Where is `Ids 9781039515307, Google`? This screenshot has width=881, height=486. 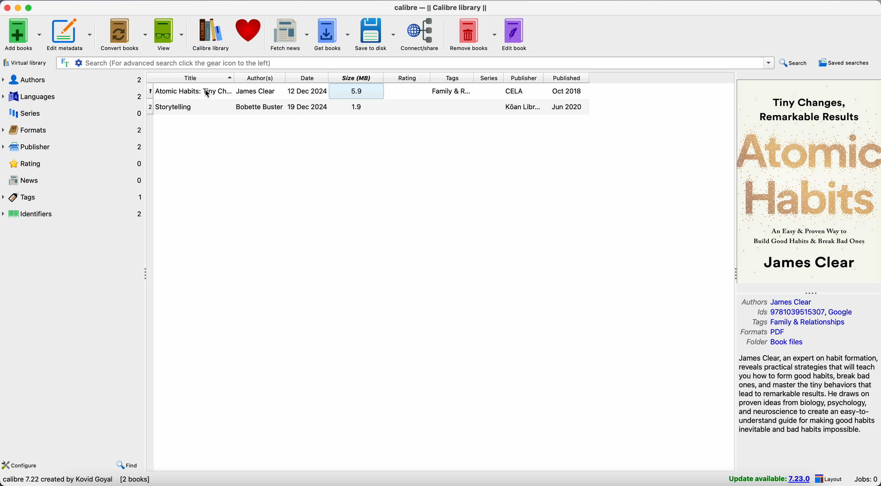 Ids 9781039515307, Google is located at coordinates (806, 312).